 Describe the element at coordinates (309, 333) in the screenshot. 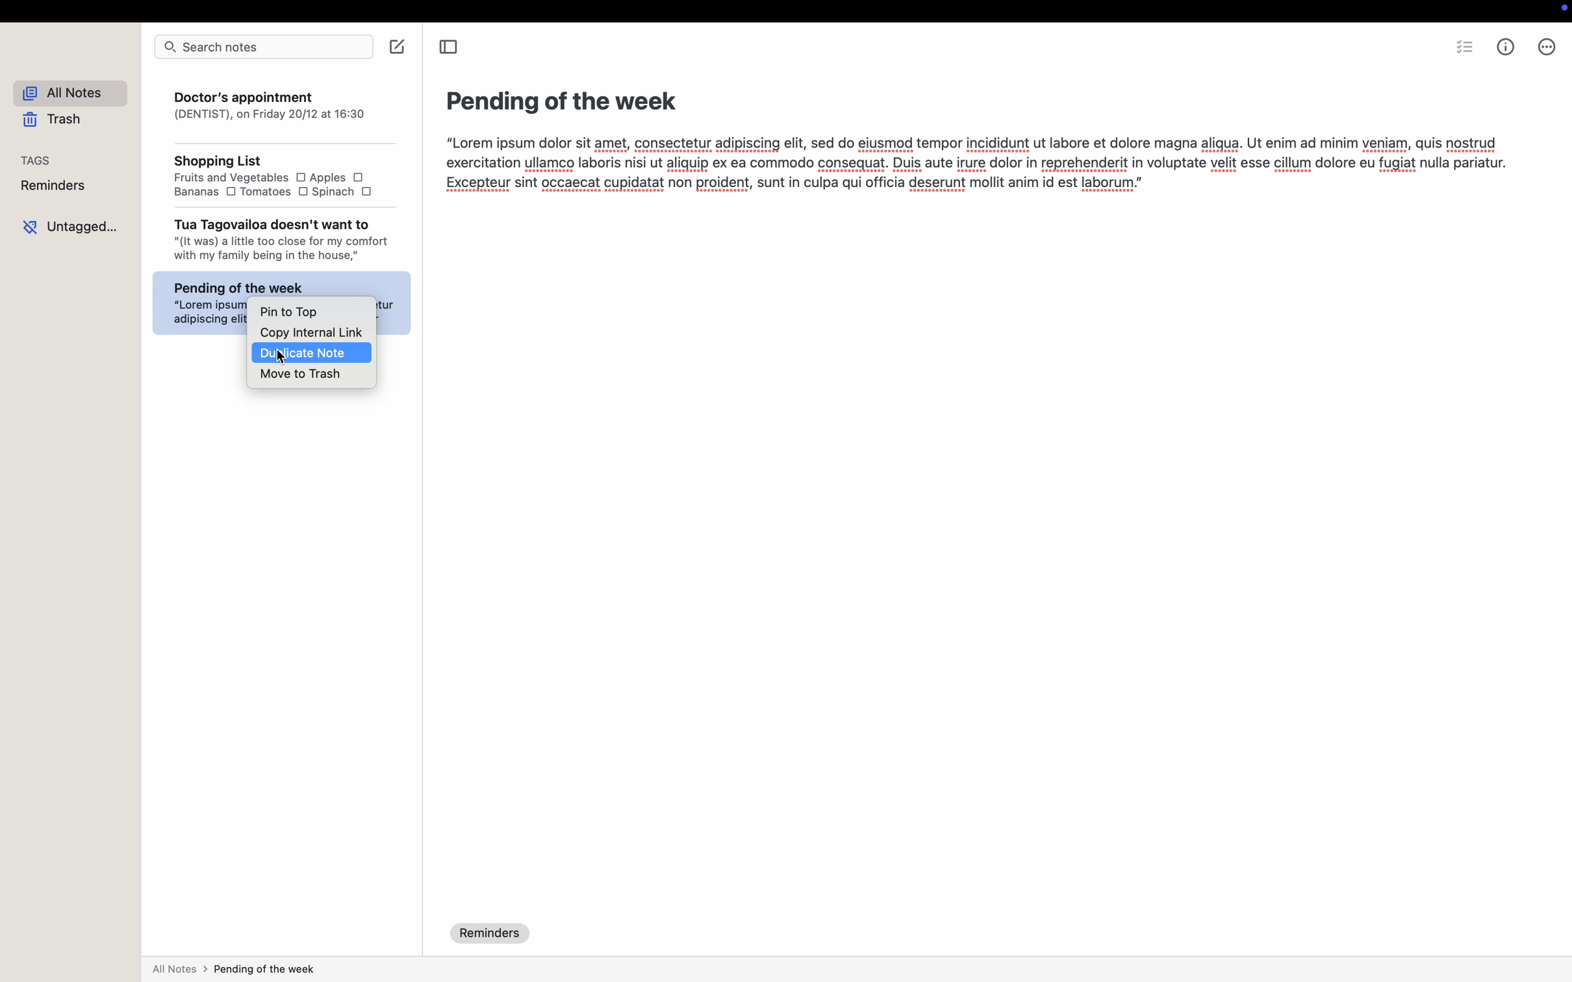

I see `copy external link` at that location.